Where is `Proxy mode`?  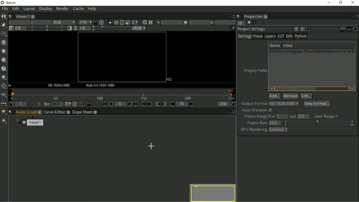
Proxy mode is located at coordinates (127, 22).